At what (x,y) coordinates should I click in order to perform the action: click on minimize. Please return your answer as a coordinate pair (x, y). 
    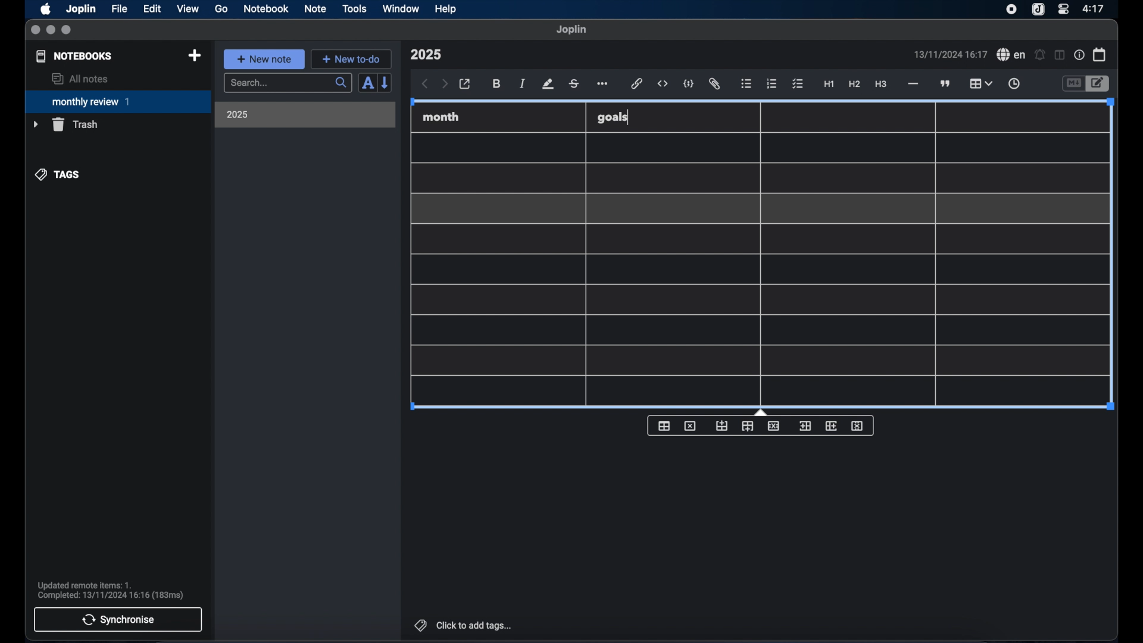
    Looking at the image, I should click on (51, 30).